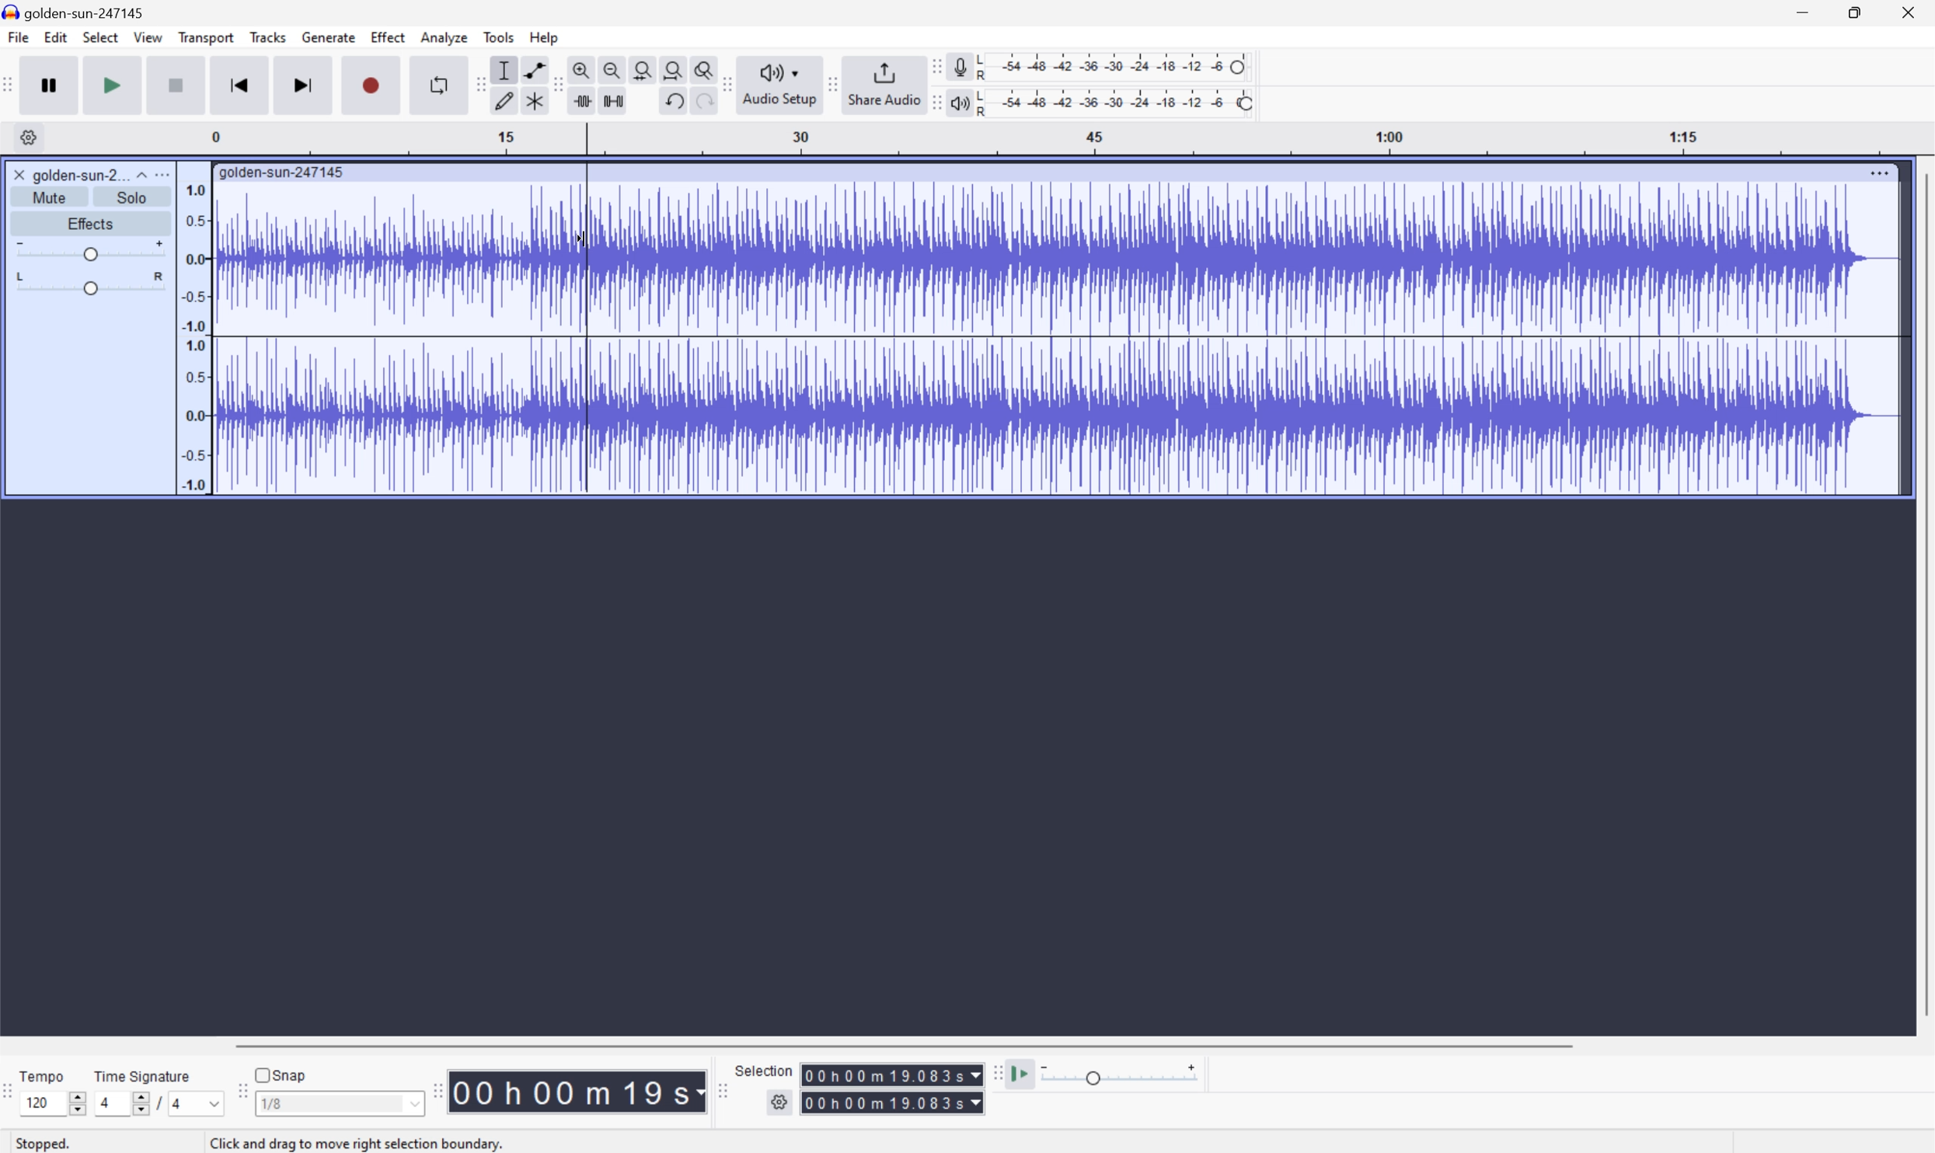  Describe the element at coordinates (705, 68) in the screenshot. I see `Zoom toggle` at that location.